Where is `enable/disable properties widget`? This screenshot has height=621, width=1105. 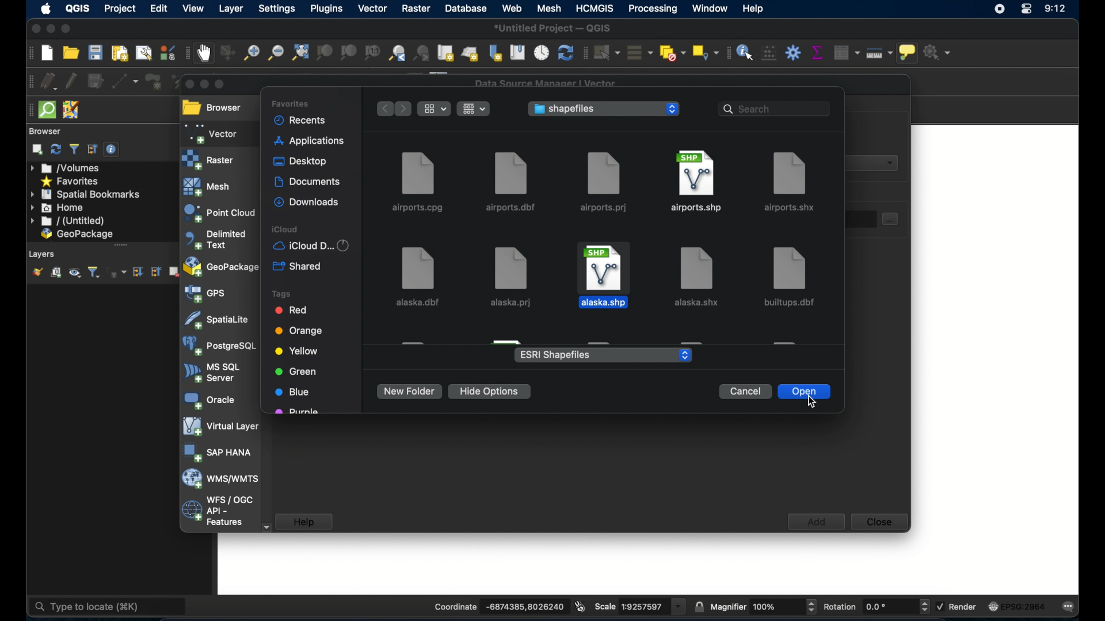
enable/disable properties widget is located at coordinates (113, 151).